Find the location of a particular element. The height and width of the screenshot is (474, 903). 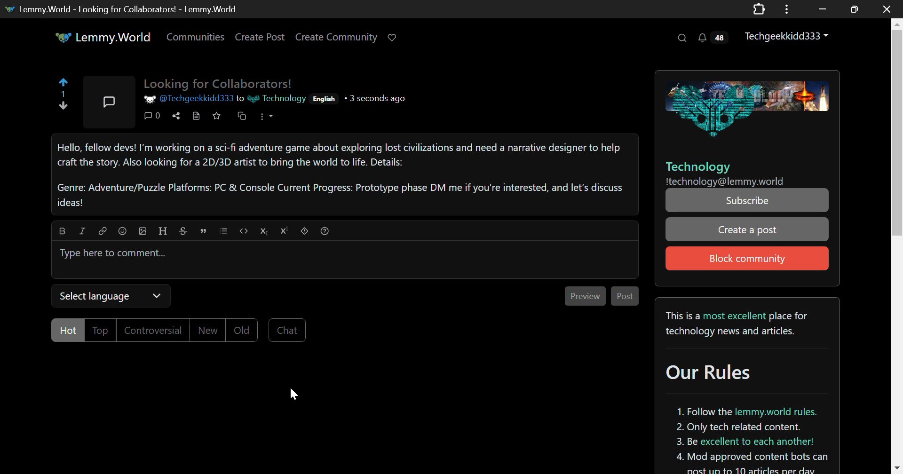

Create a post is located at coordinates (745, 230).